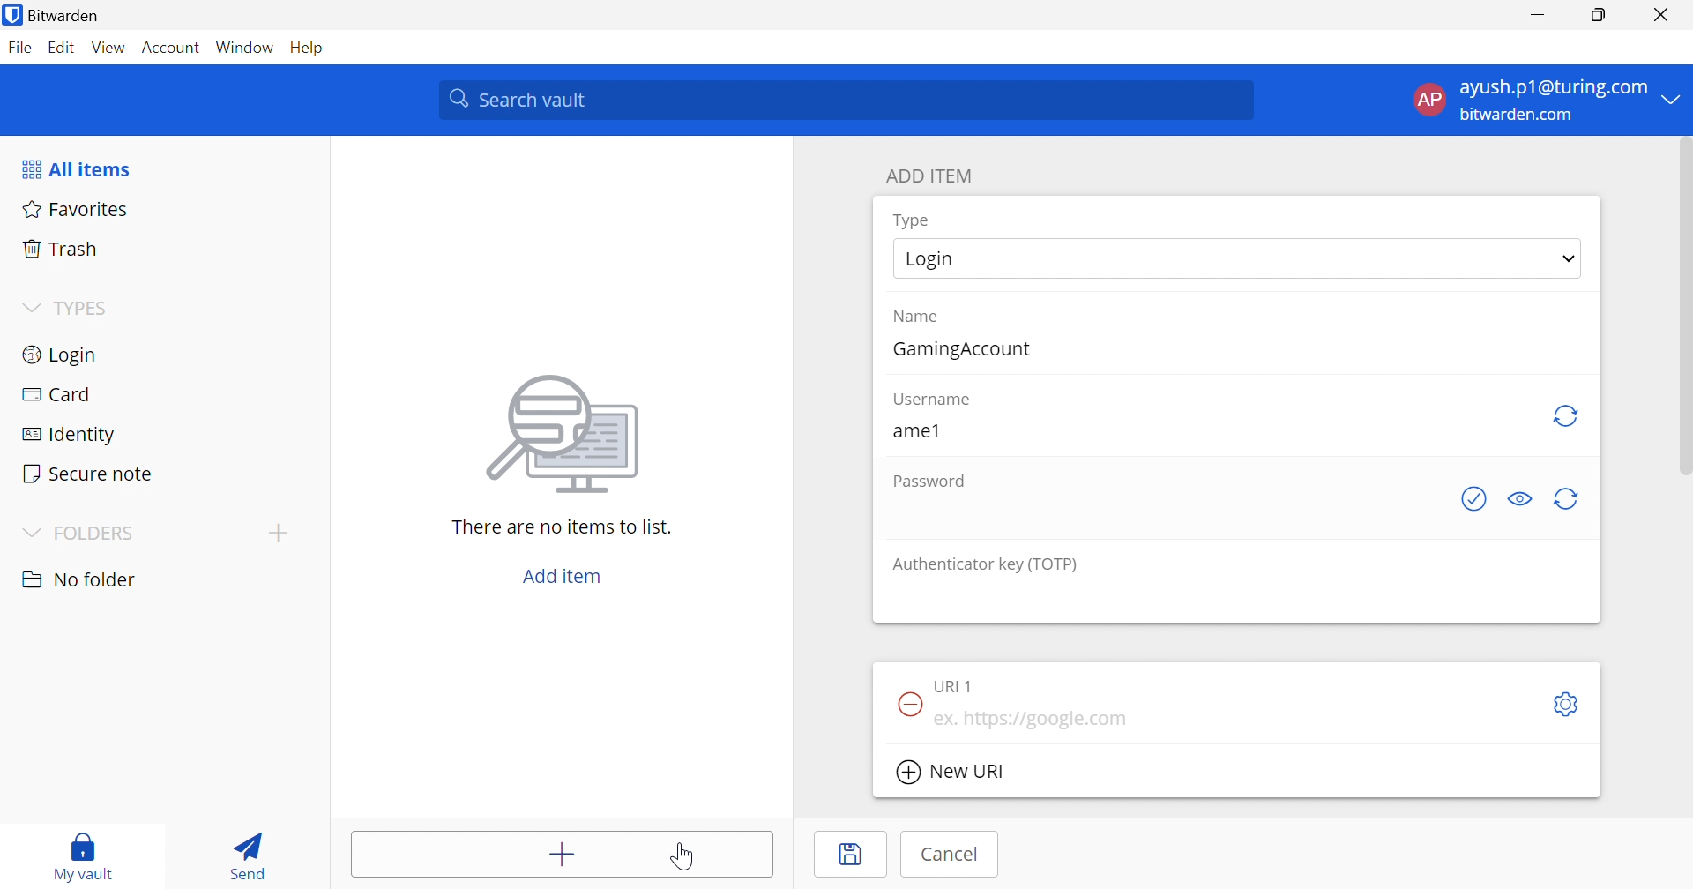  Describe the element at coordinates (97, 534) in the screenshot. I see `FOLDERS` at that location.